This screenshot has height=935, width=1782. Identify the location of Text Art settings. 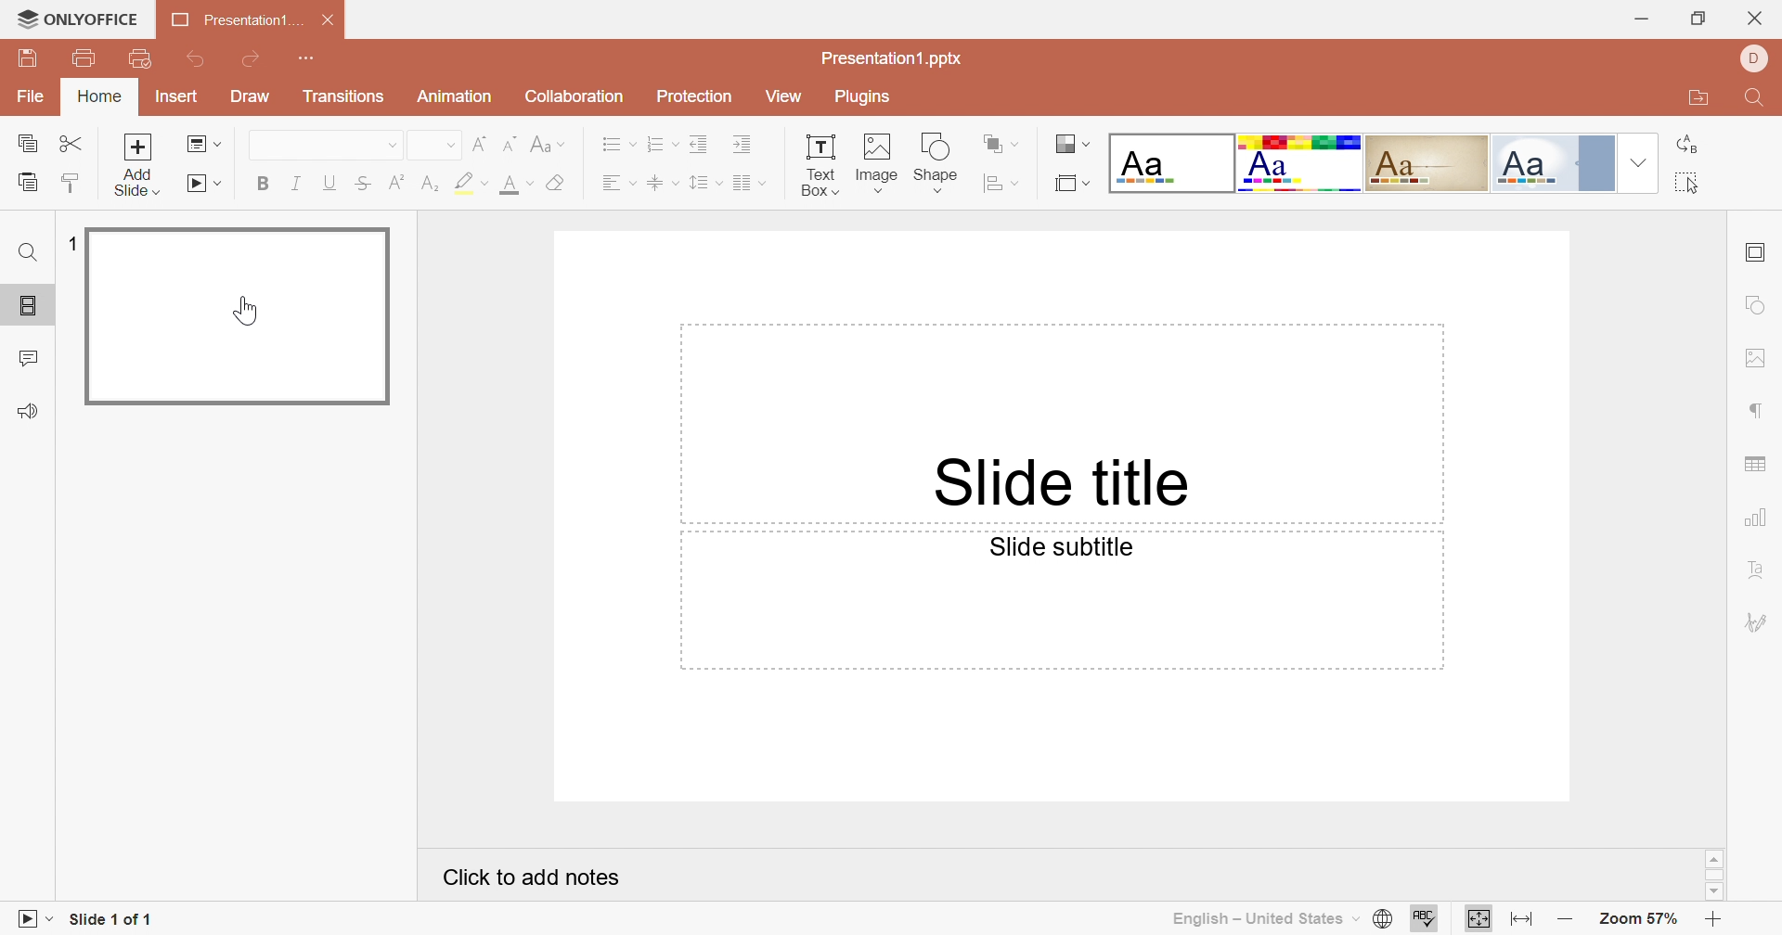
(1758, 576).